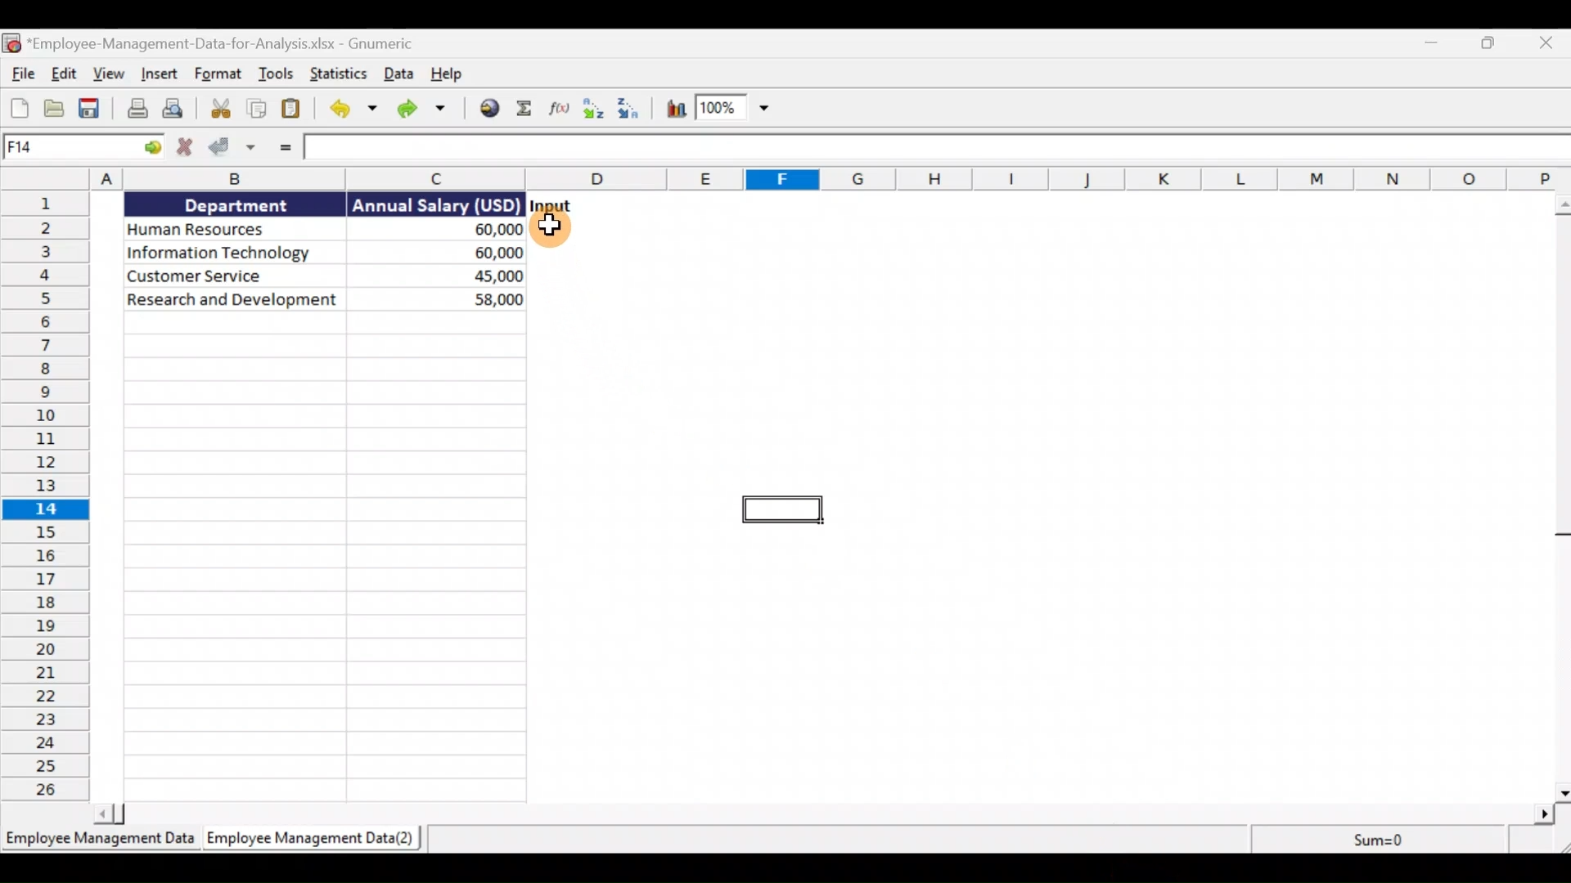  Describe the element at coordinates (593, 107) in the screenshot. I see `Sort Ascending` at that location.